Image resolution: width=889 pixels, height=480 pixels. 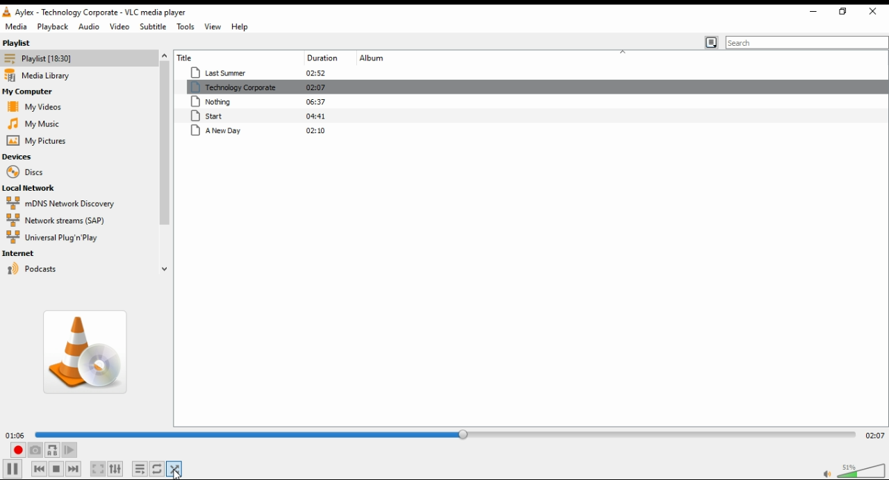 I want to click on mute/unmute, so click(x=828, y=474).